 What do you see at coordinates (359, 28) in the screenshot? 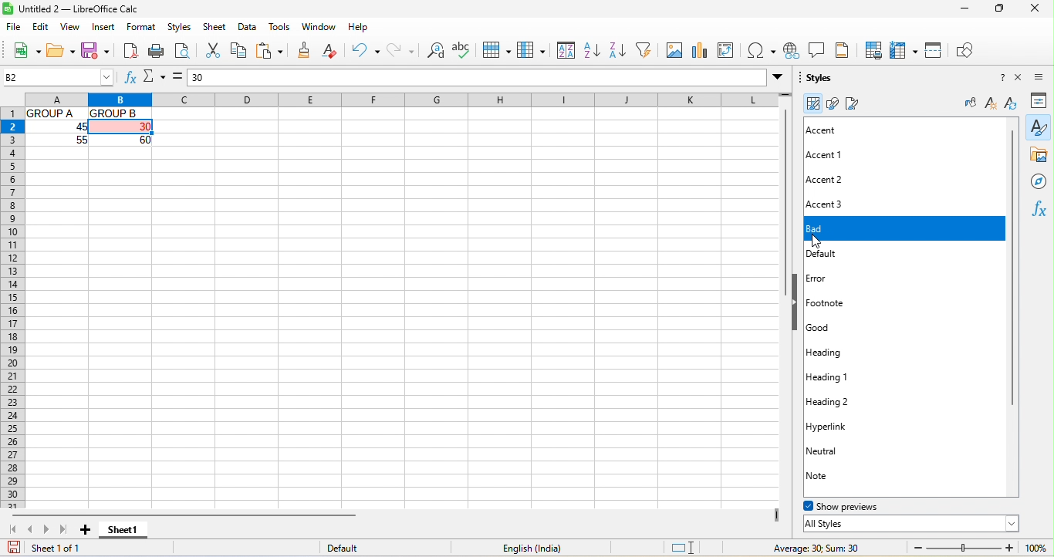
I see `help` at bounding box center [359, 28].